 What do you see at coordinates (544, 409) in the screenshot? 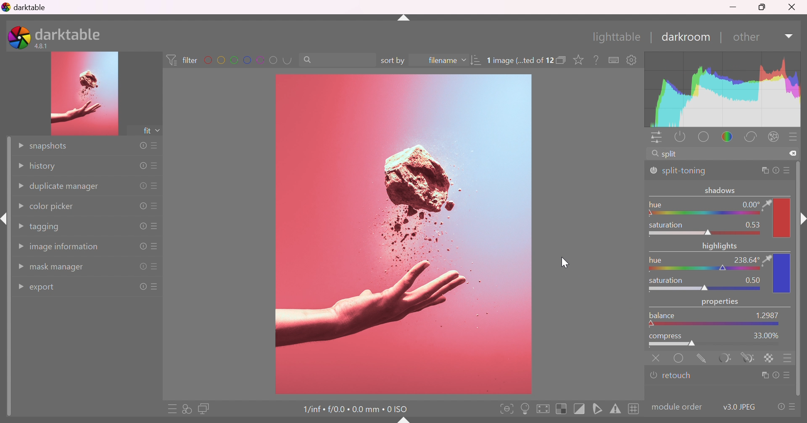
I see `toggle high quality processing, if activated darktable processes image data as it does while exporting` at bounding box center [544, 409].